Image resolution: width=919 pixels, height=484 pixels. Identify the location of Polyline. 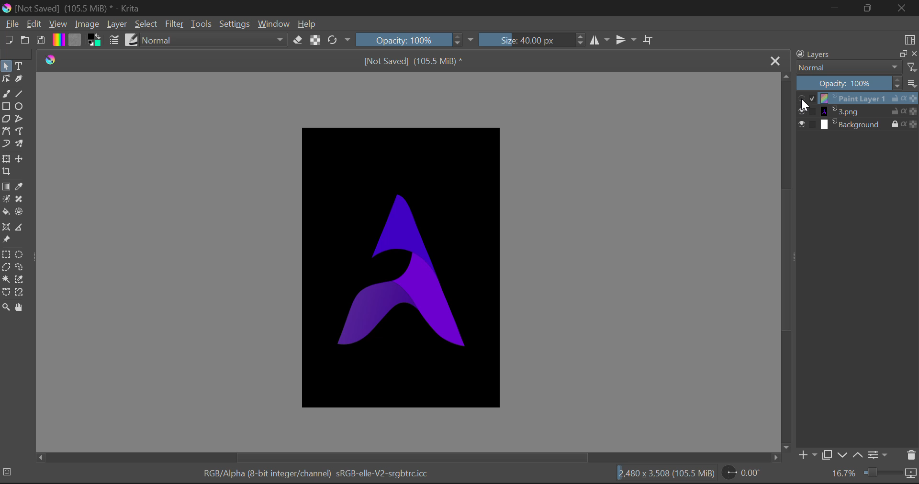
(21, 119).